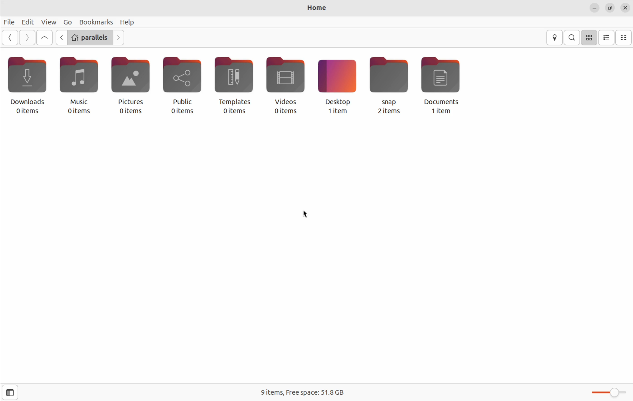 The image size is (633, 401). What do you see at coordinates (9, 393) in the screenshot?
I see `show sidebar` at bounding box center [9, 393].